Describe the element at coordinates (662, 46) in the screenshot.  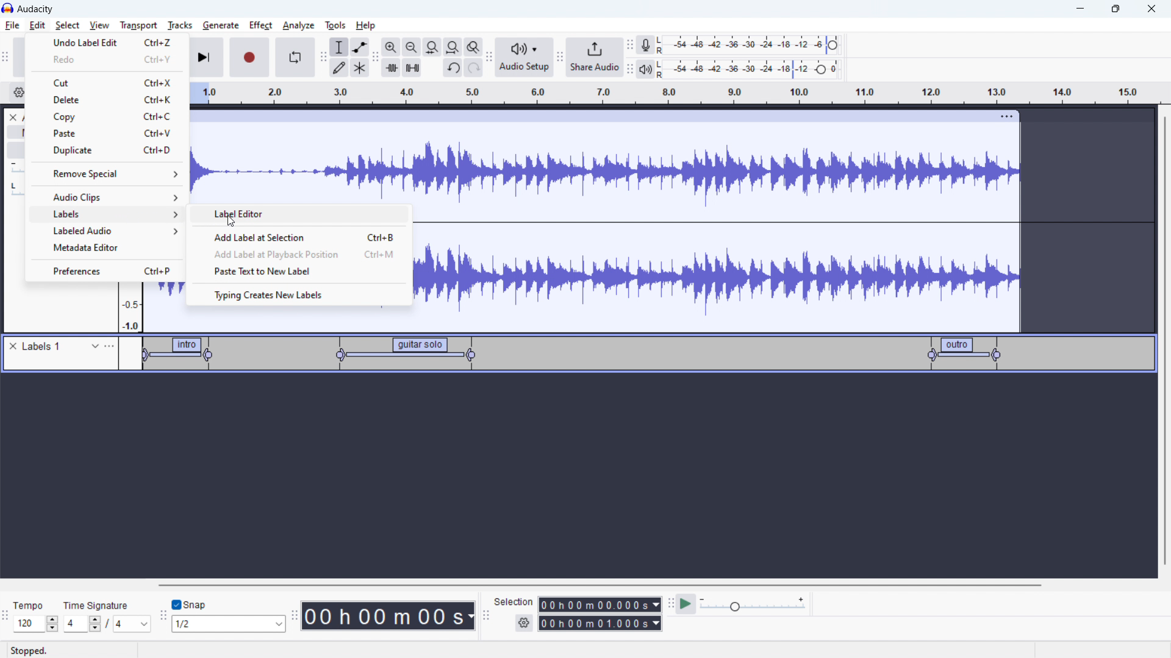
I see `left and right channels` at that location.